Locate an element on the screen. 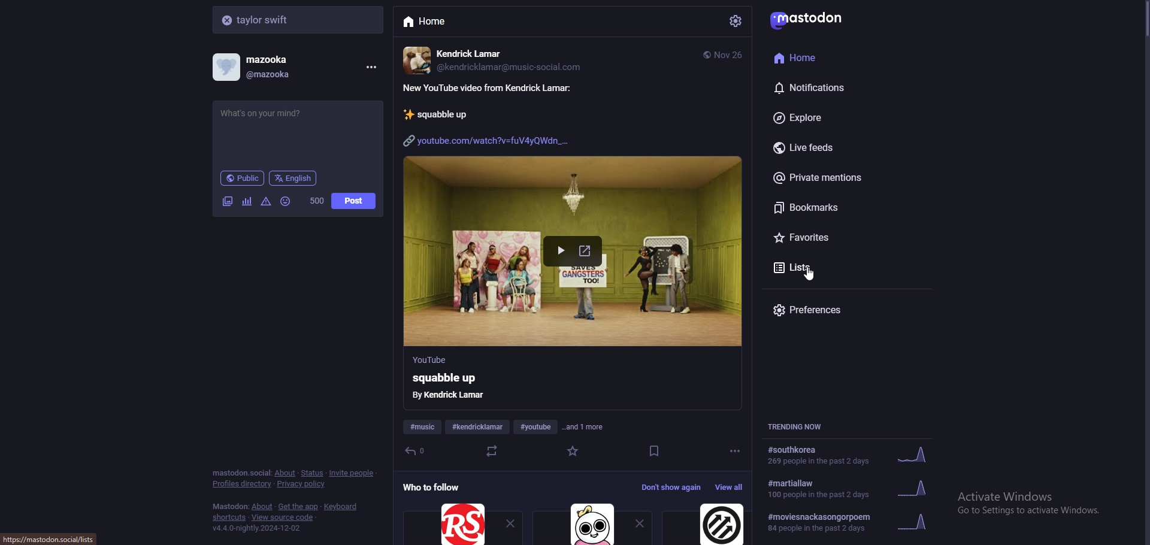 Image resolution: width=1150 pixels, height=545 pixels. settings is located at coordinates (735, 22).